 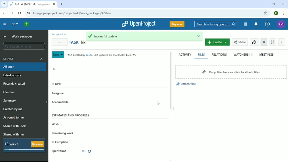 What do you see at coordinates (10, 92) in the screenshot?
I see `Overdue` at bounding box center [10, 92].